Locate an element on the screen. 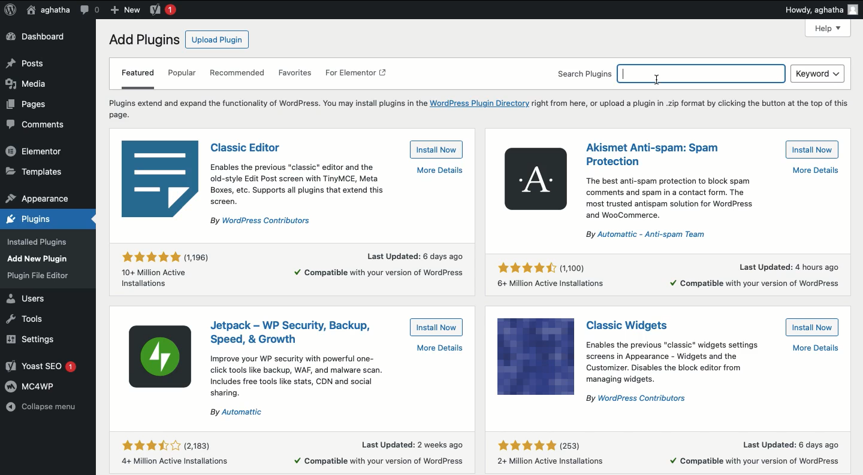 This screenshot has width=863, height=475. ede de i (1,196) Last Updated: 6 days ago10+ Million Active + Compatible with your version of WordPress Installations. is located at coordinates (291, 267).